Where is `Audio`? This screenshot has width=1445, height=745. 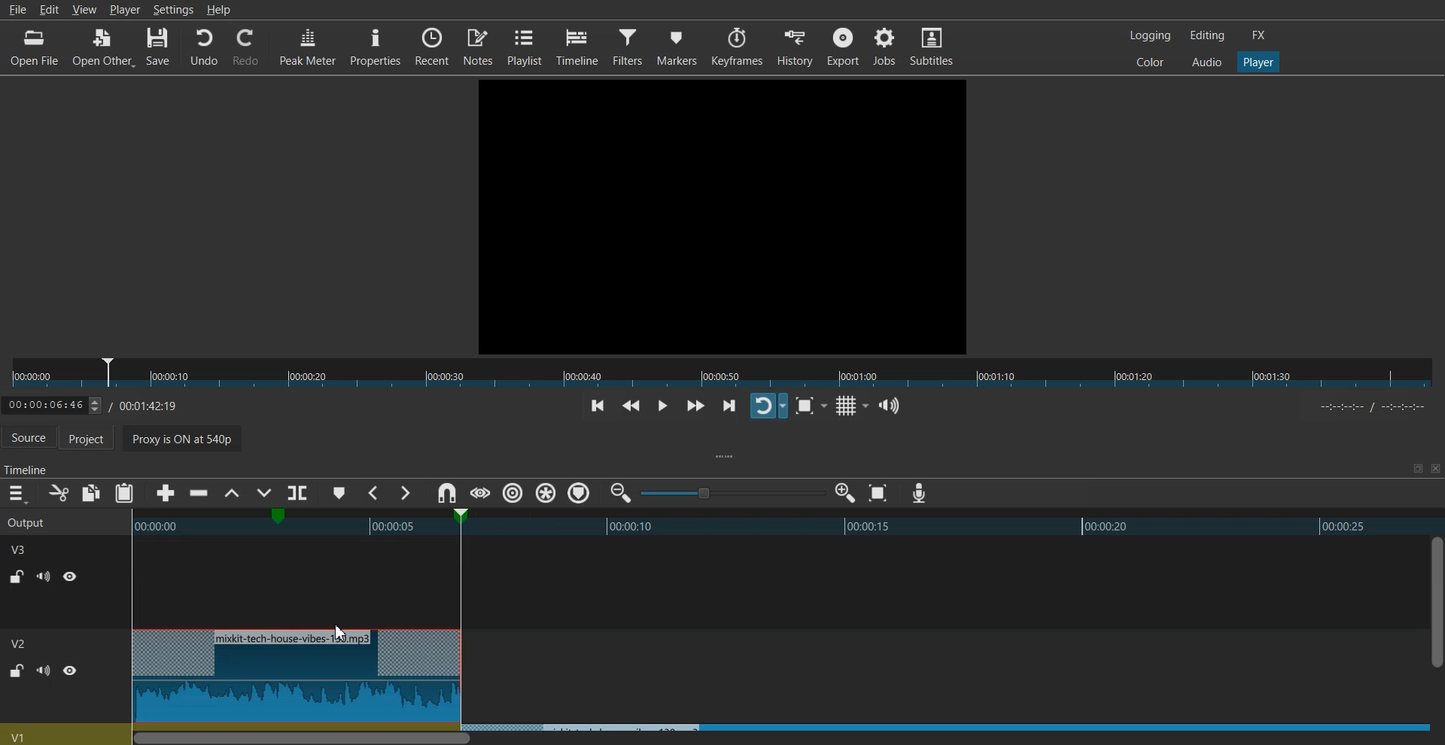 Audio is located at coordinates (1206, 61).